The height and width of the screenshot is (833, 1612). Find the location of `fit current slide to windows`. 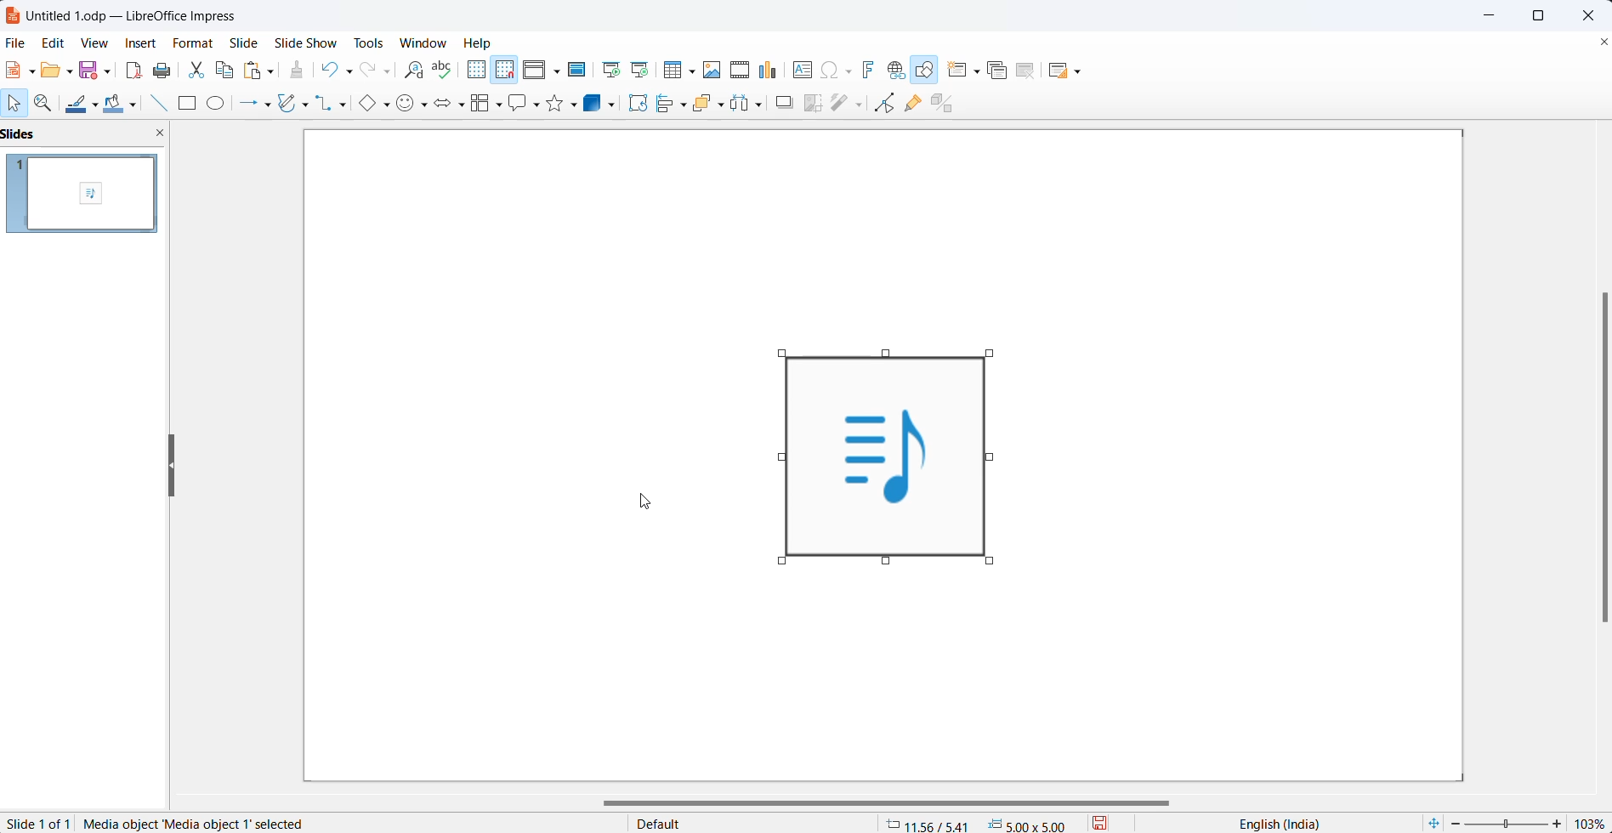

fit current slide to windows is located at coordinates (1433, 822).